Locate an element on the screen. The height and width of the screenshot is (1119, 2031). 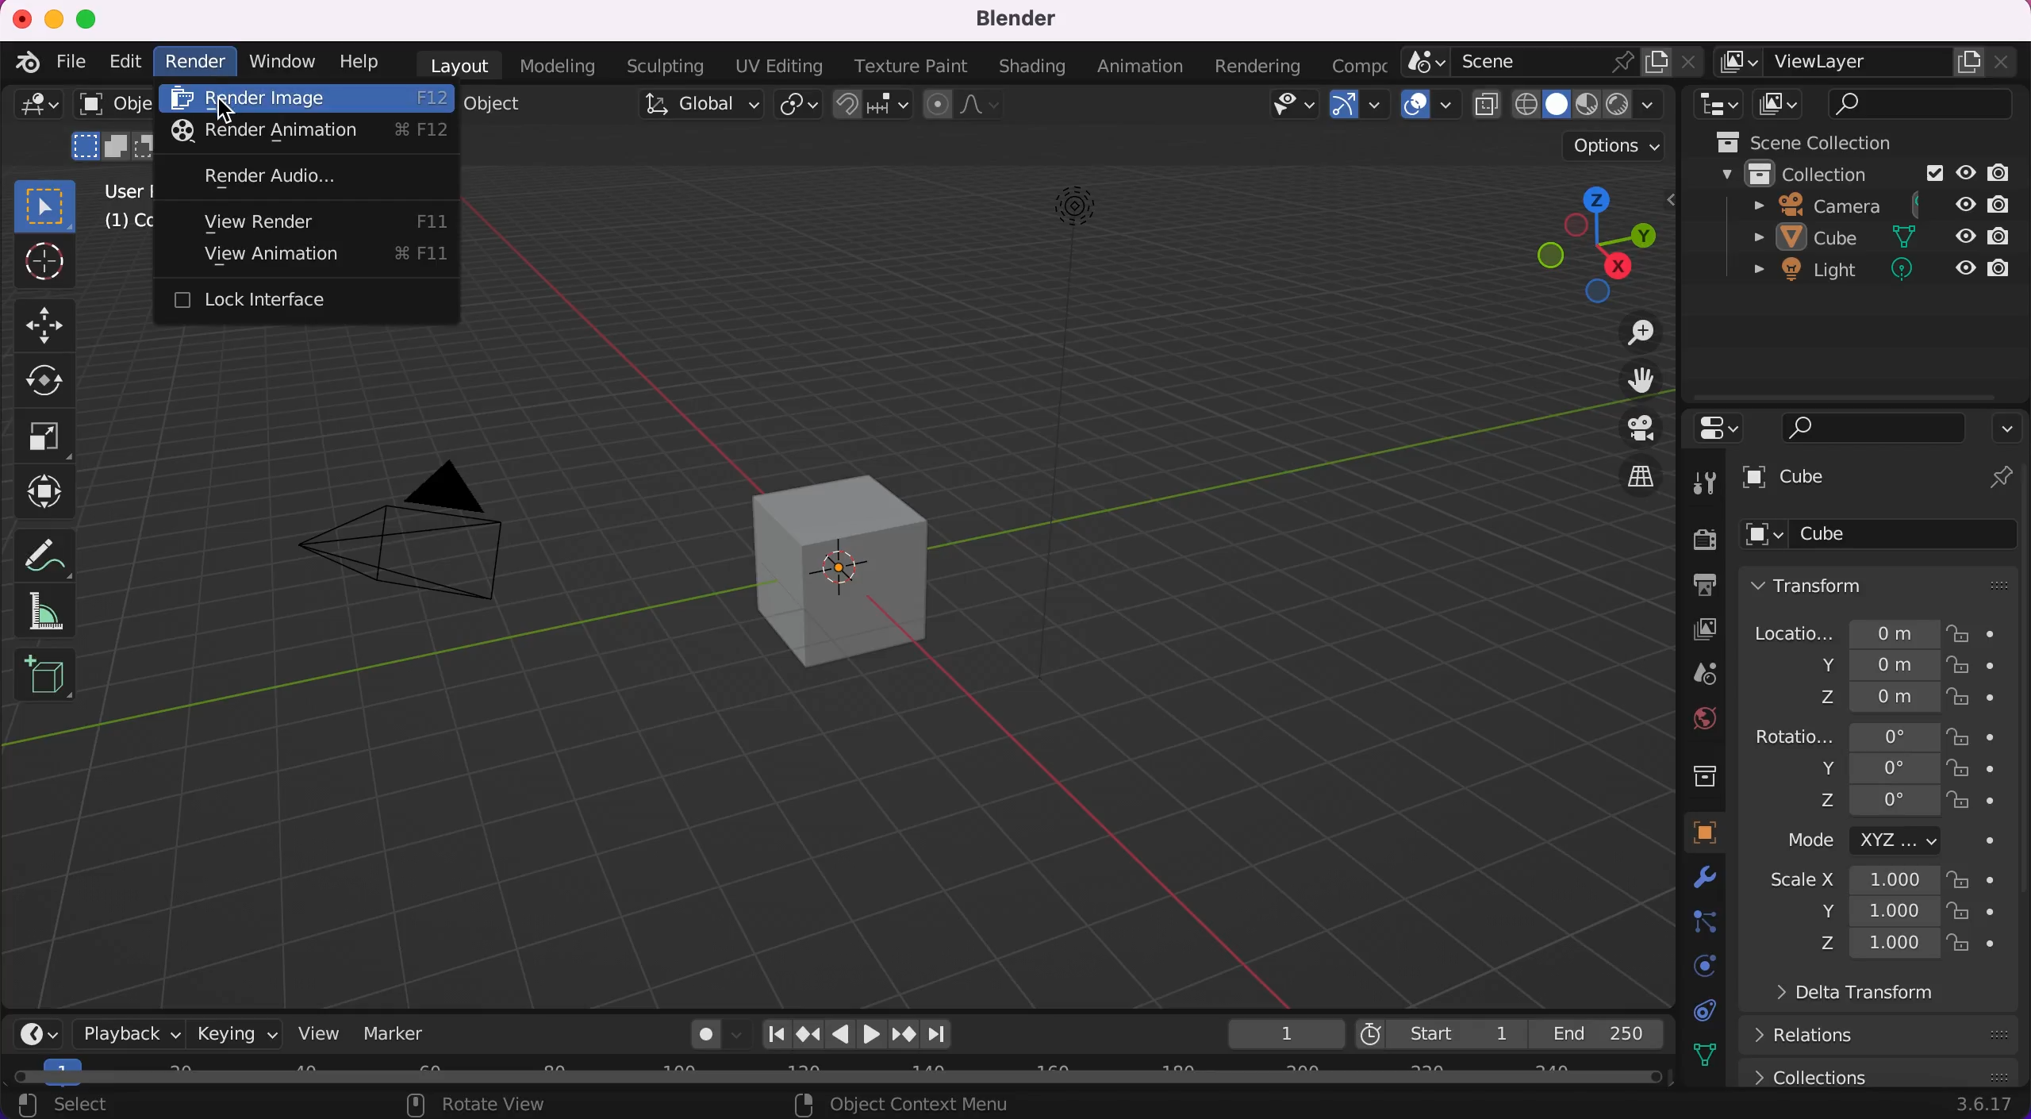
collections is located at coordinates (1691, 775).